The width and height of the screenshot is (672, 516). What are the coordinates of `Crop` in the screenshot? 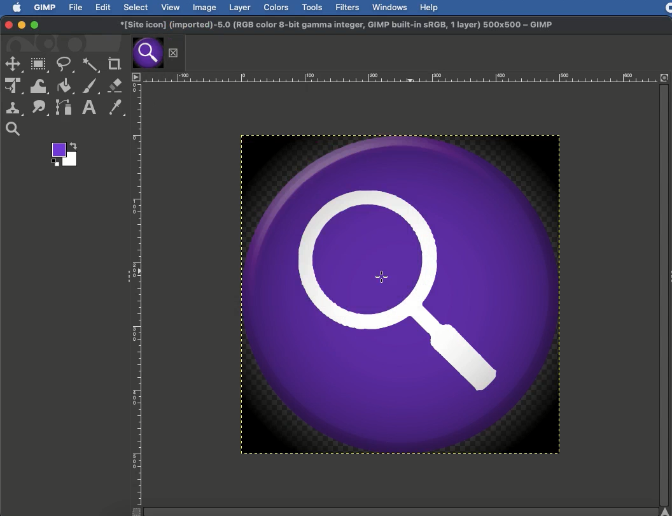 It's located at (113, 62).